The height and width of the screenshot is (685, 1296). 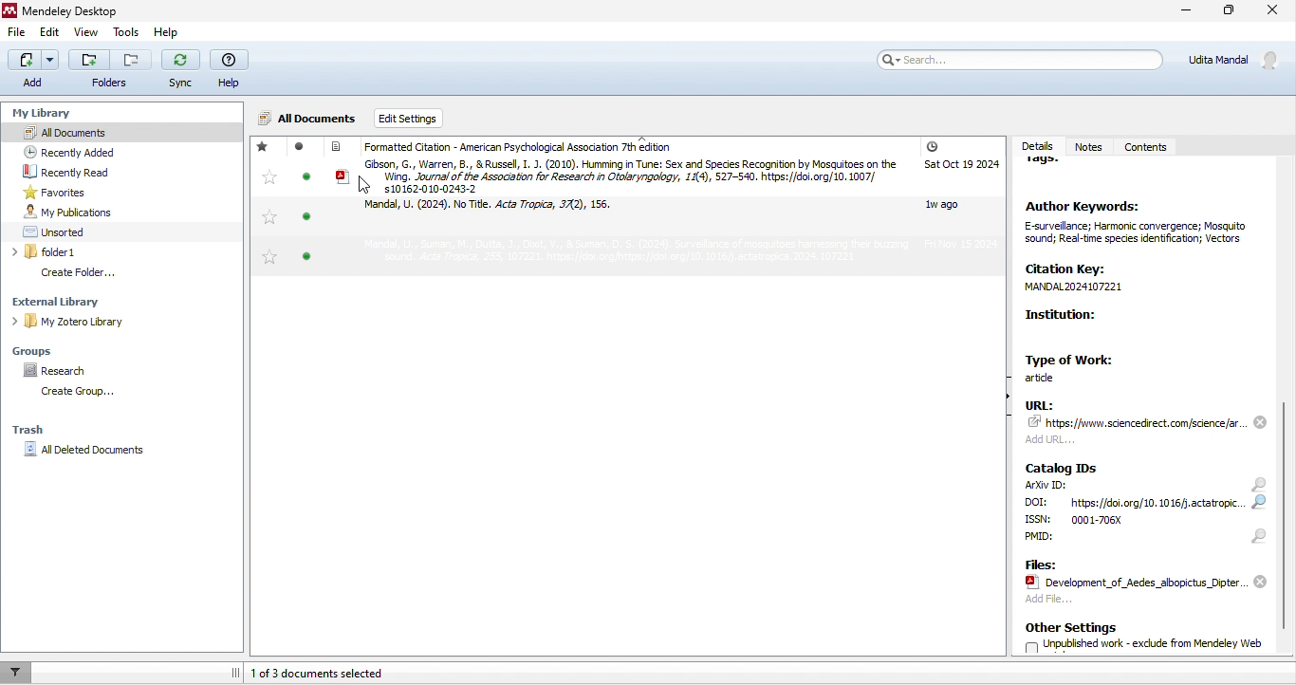 I want to click on contents, so click(x=1148, y=148).